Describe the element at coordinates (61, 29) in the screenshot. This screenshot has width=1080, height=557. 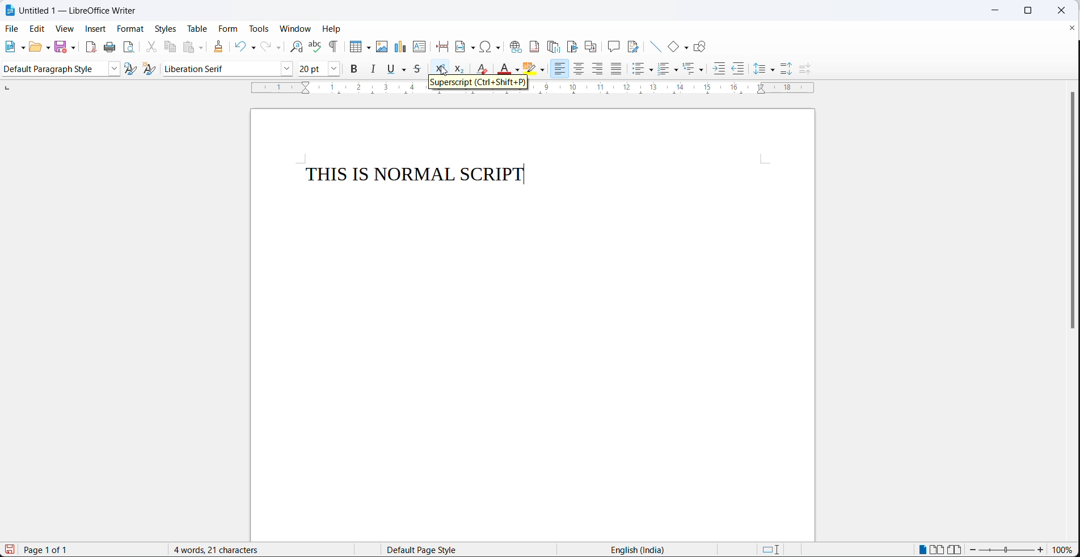
I see `view` at that location.